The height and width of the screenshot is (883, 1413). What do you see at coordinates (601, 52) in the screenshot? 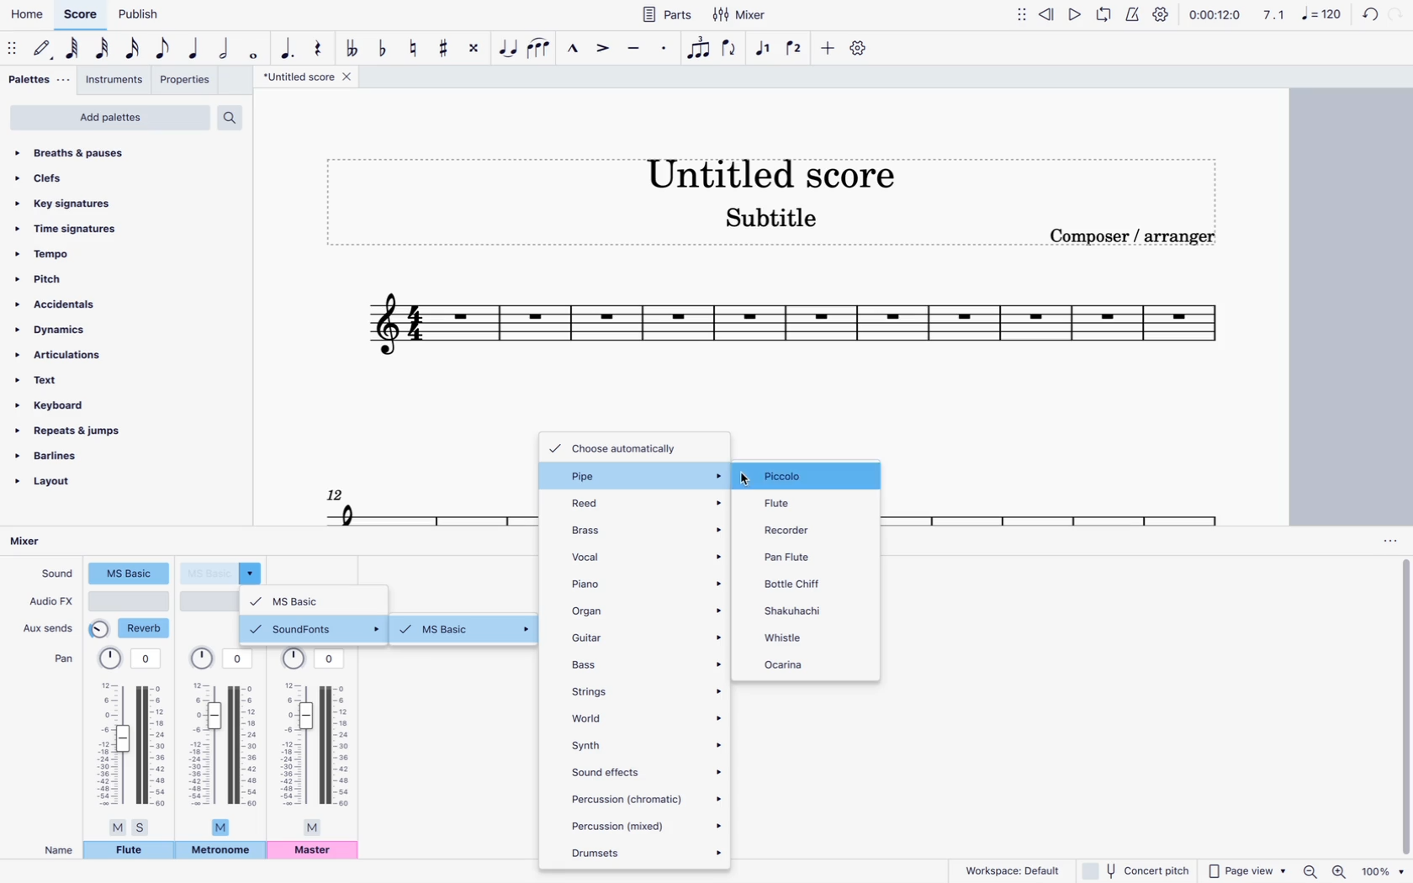
I see `accent` at bounding box center [601, 52].